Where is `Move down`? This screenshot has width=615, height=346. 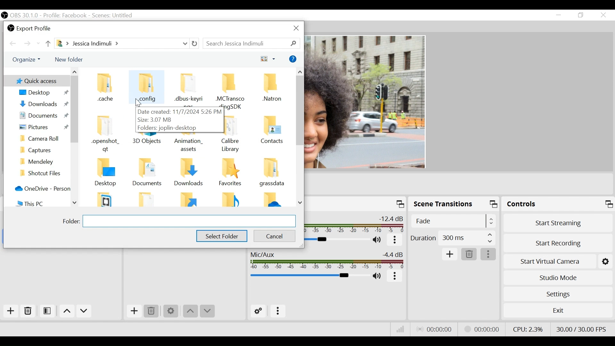 Move down is located at coordinates (85, 311).